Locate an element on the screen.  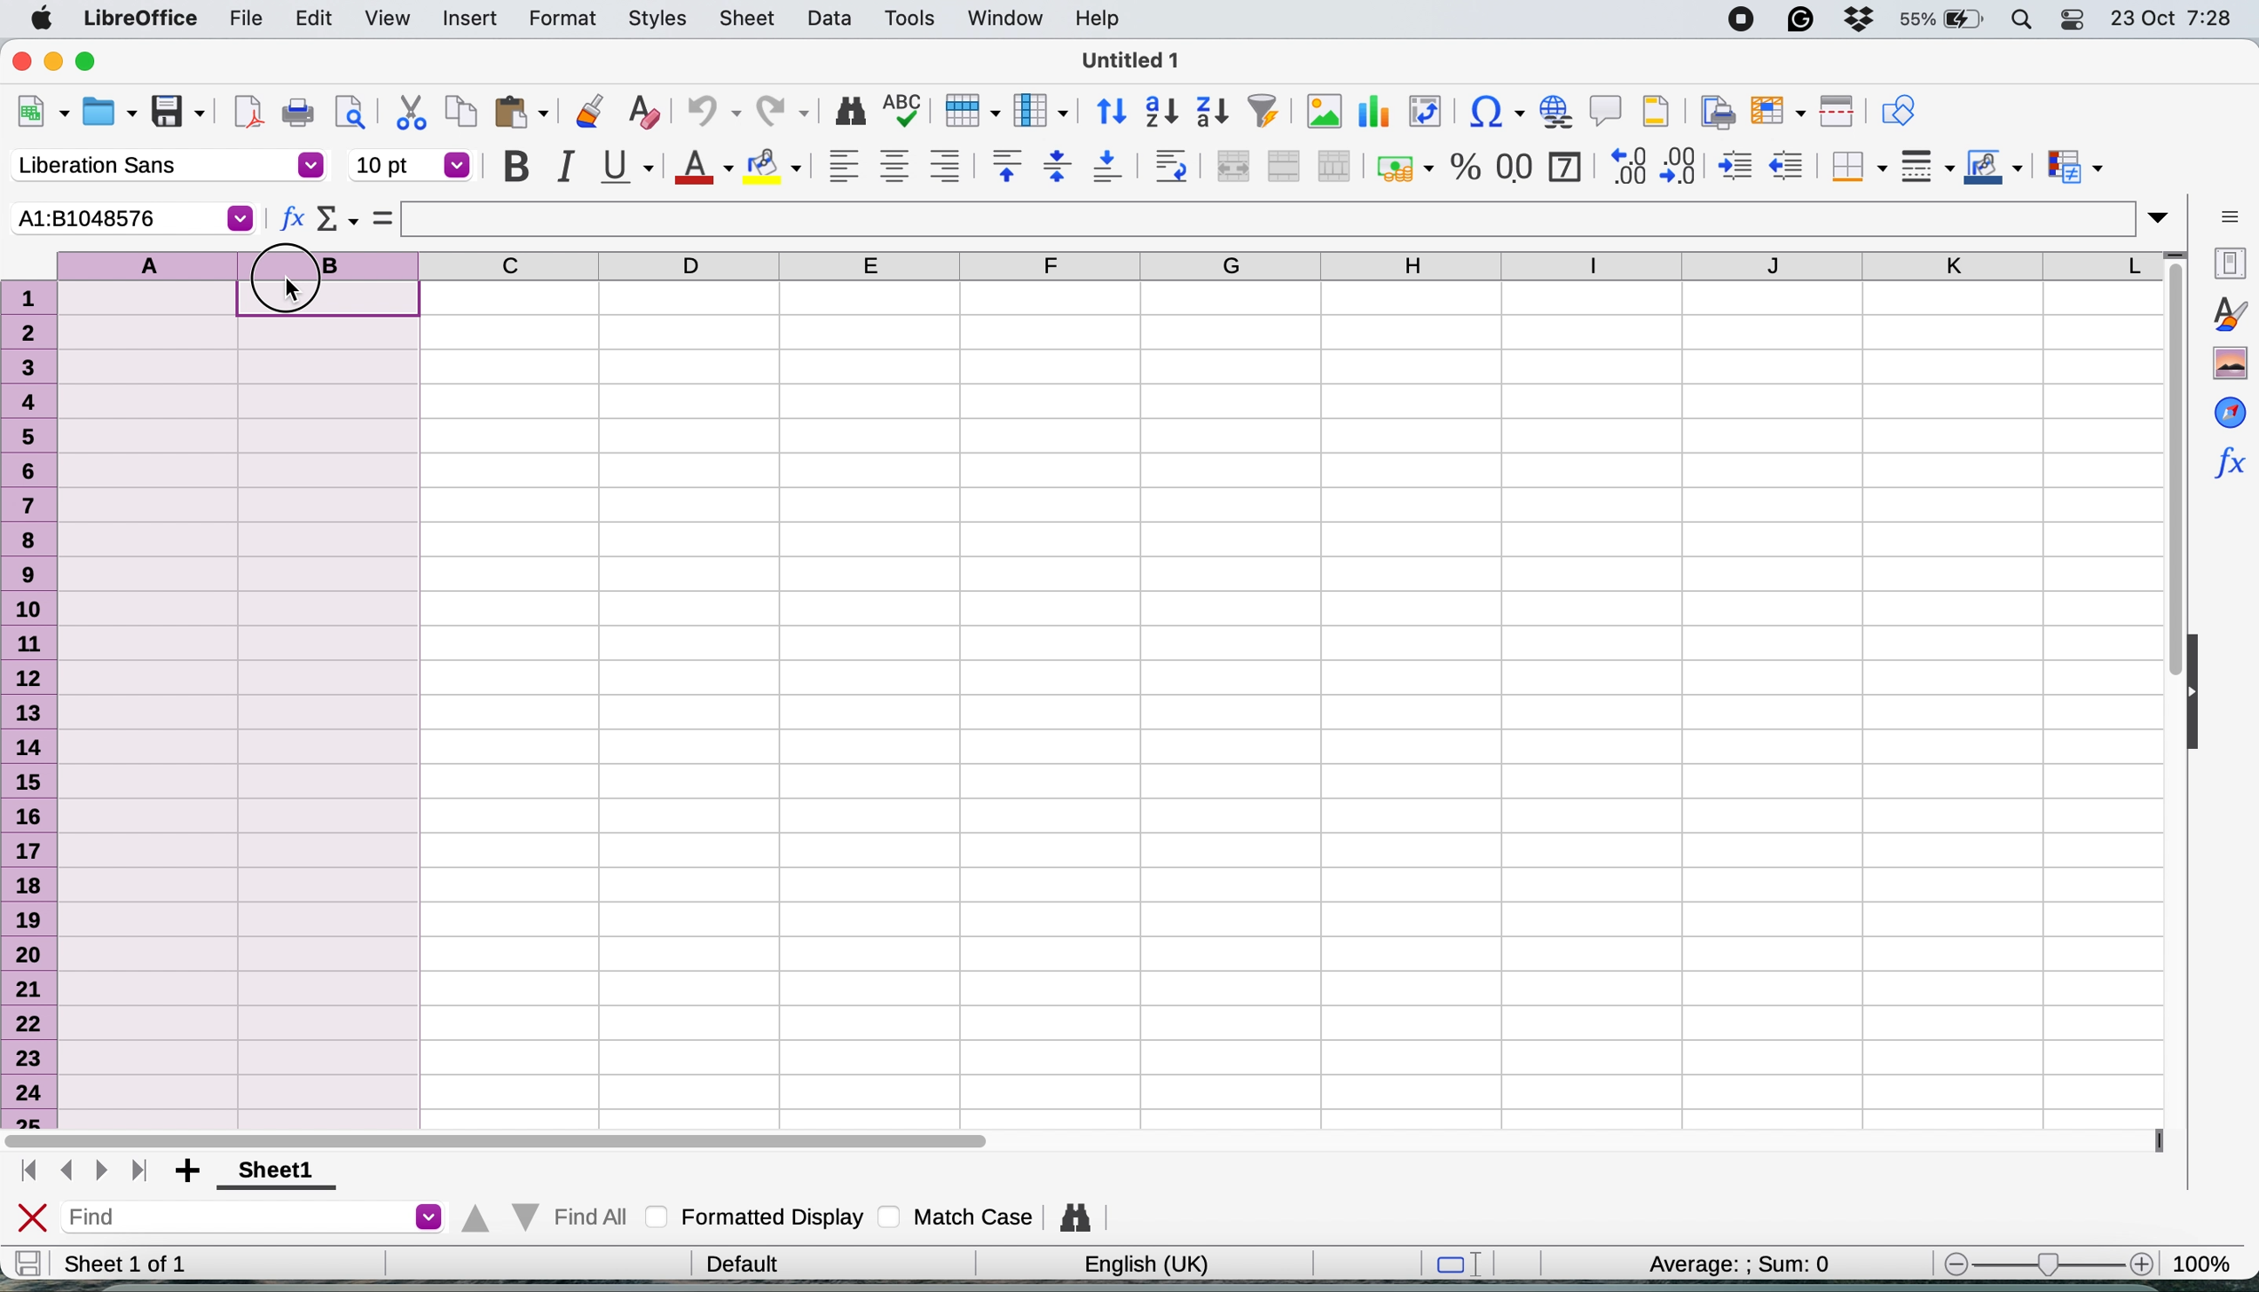
export as pdf is located at coordinates (249, 114).